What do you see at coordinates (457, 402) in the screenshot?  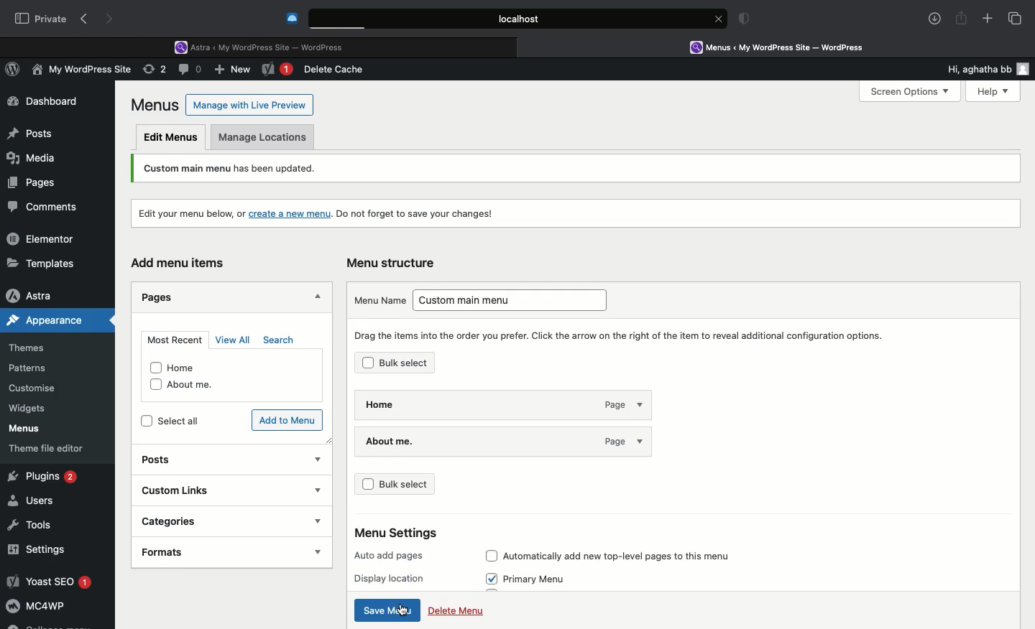 I see `Home - page` at bounding box center [457, 402].